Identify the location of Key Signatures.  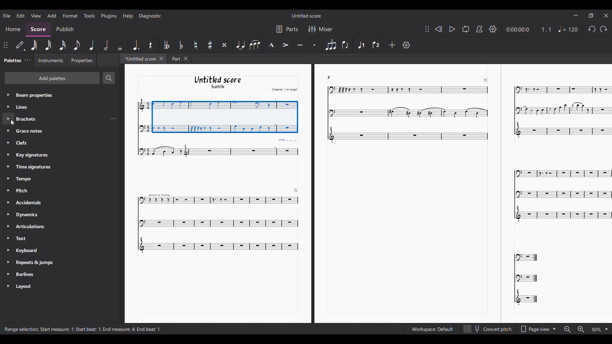
(32, 155).